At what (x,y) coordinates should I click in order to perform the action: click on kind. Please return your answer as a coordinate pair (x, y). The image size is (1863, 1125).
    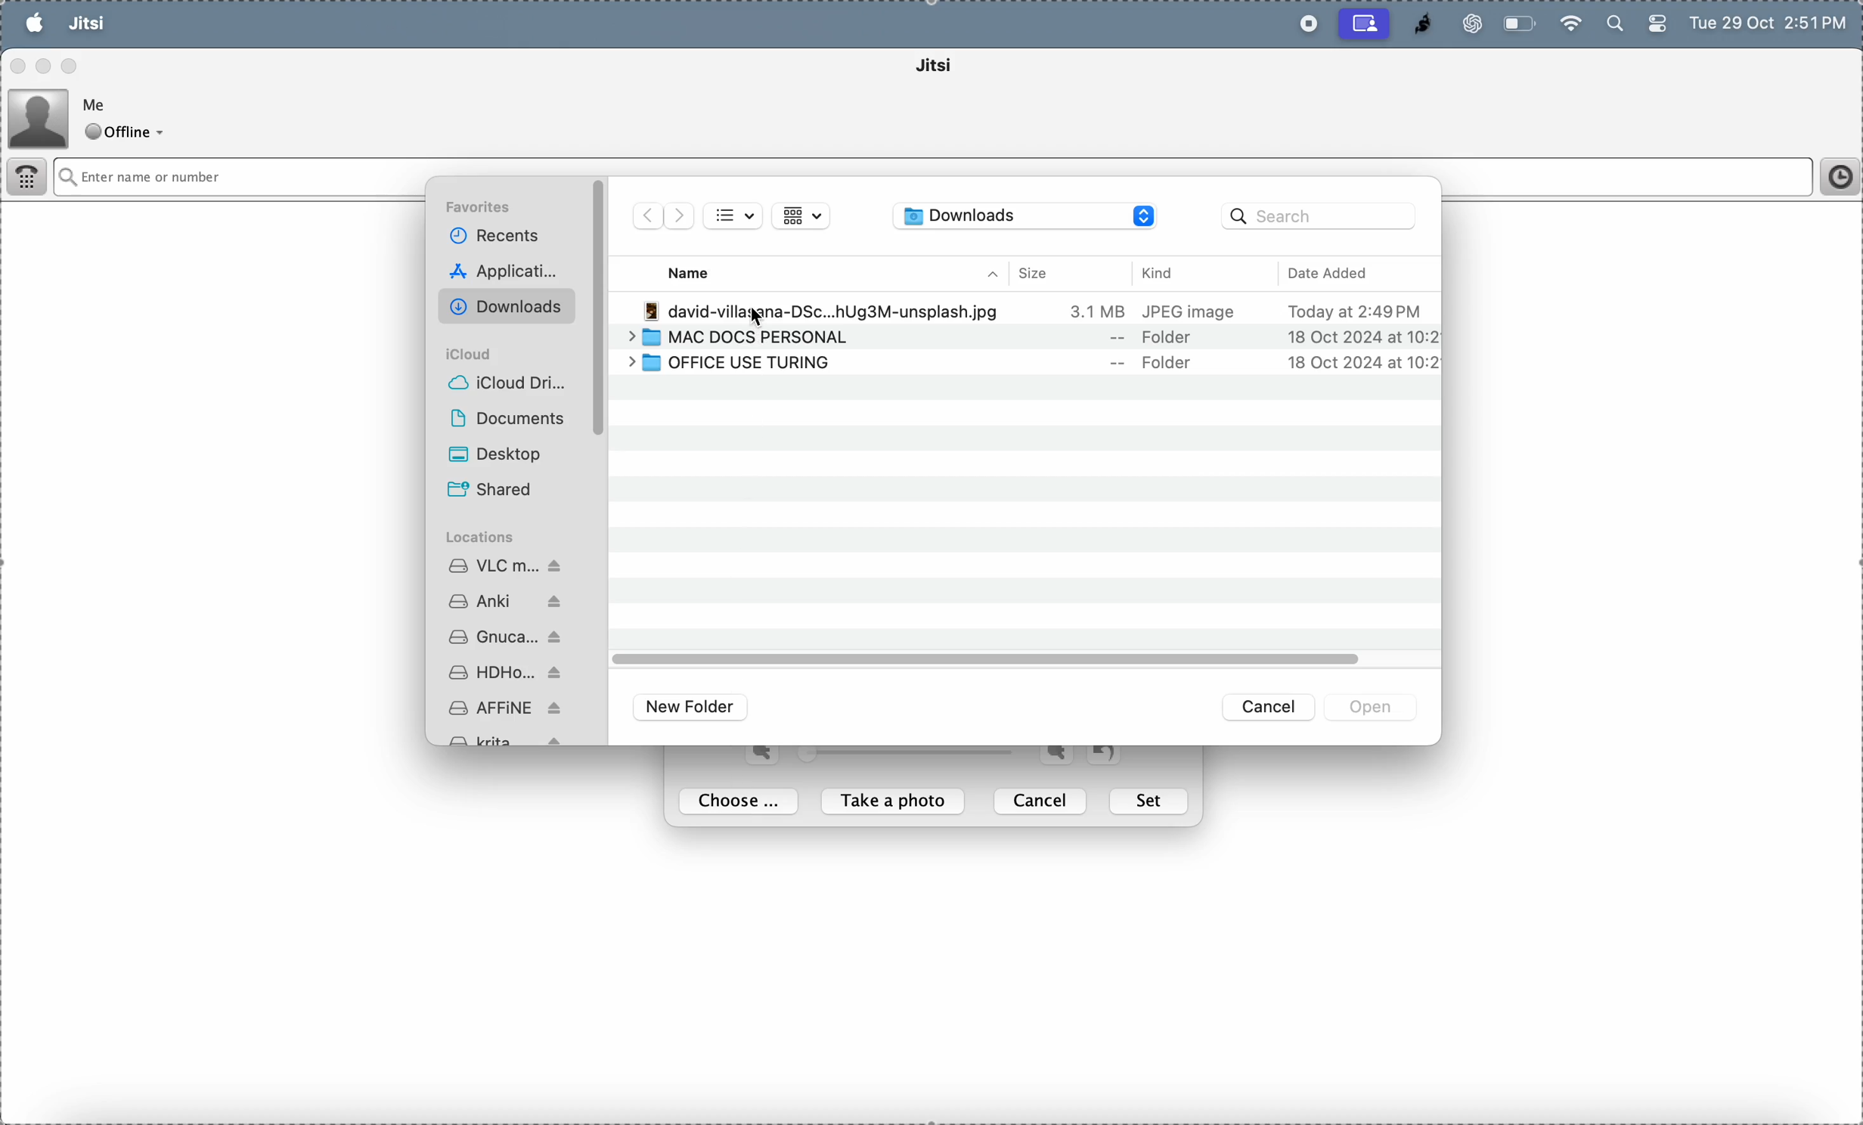
    Looking at the image, I should click on (1185, 272).